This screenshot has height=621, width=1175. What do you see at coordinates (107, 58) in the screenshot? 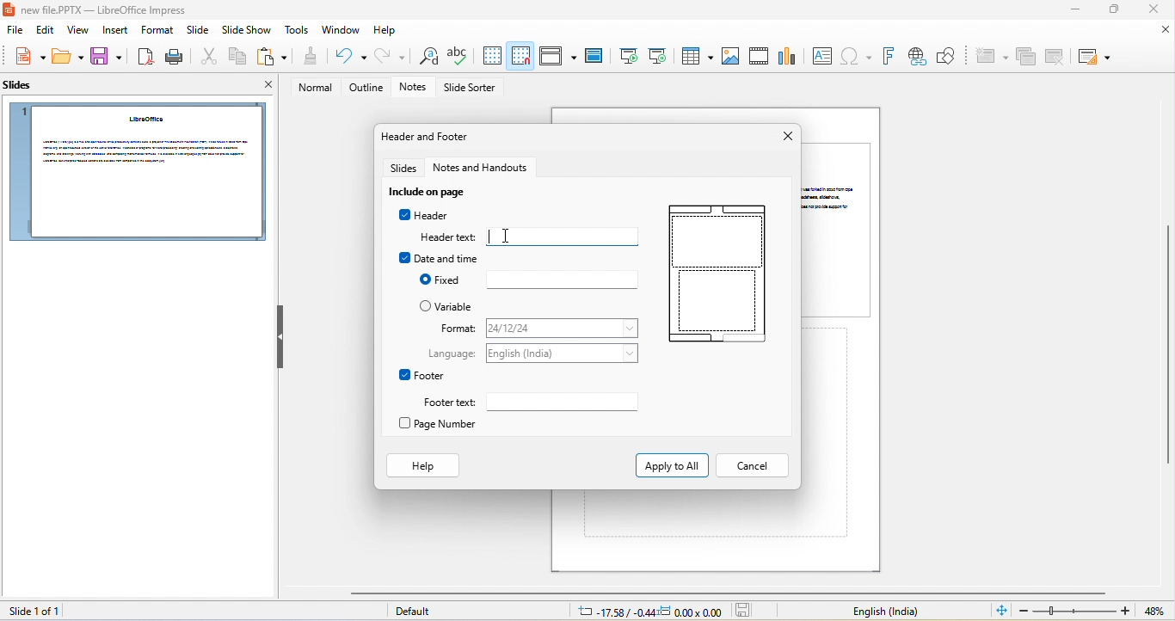
I see `save` at bounding box center [107, 58].